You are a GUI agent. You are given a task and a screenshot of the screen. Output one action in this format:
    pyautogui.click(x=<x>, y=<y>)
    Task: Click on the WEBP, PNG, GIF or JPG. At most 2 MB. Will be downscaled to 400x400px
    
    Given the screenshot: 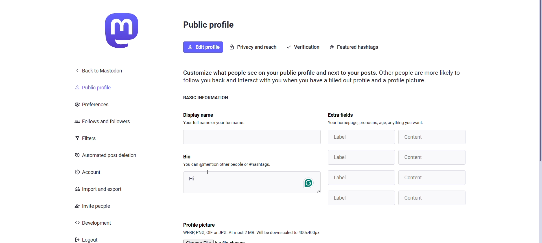 What is the action you would take?
    pyautogui.click(x=251, y=233)
    